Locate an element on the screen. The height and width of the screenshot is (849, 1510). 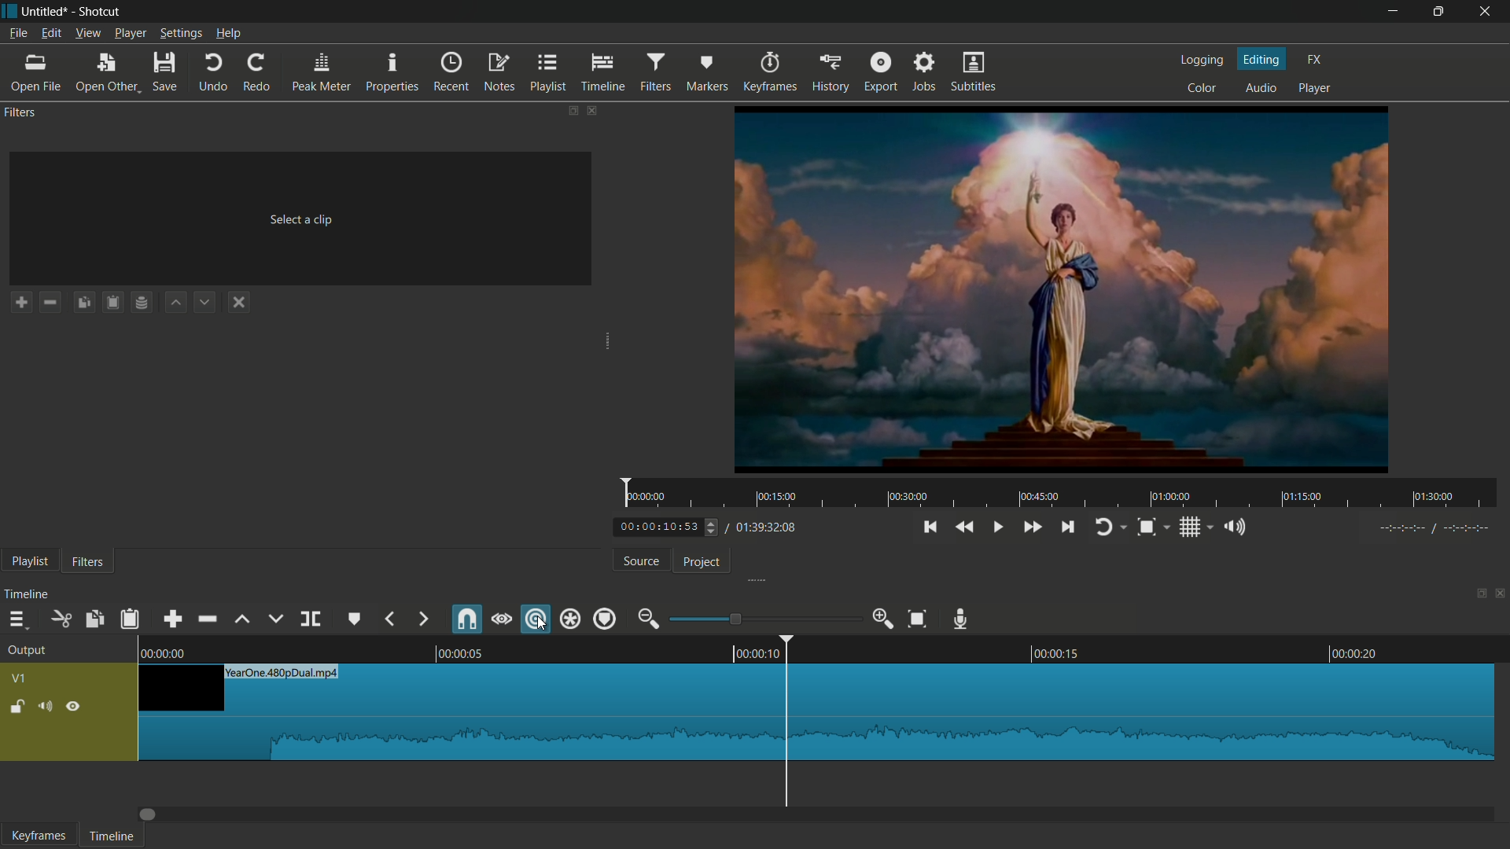
mute is located at coordinates (45, 708).